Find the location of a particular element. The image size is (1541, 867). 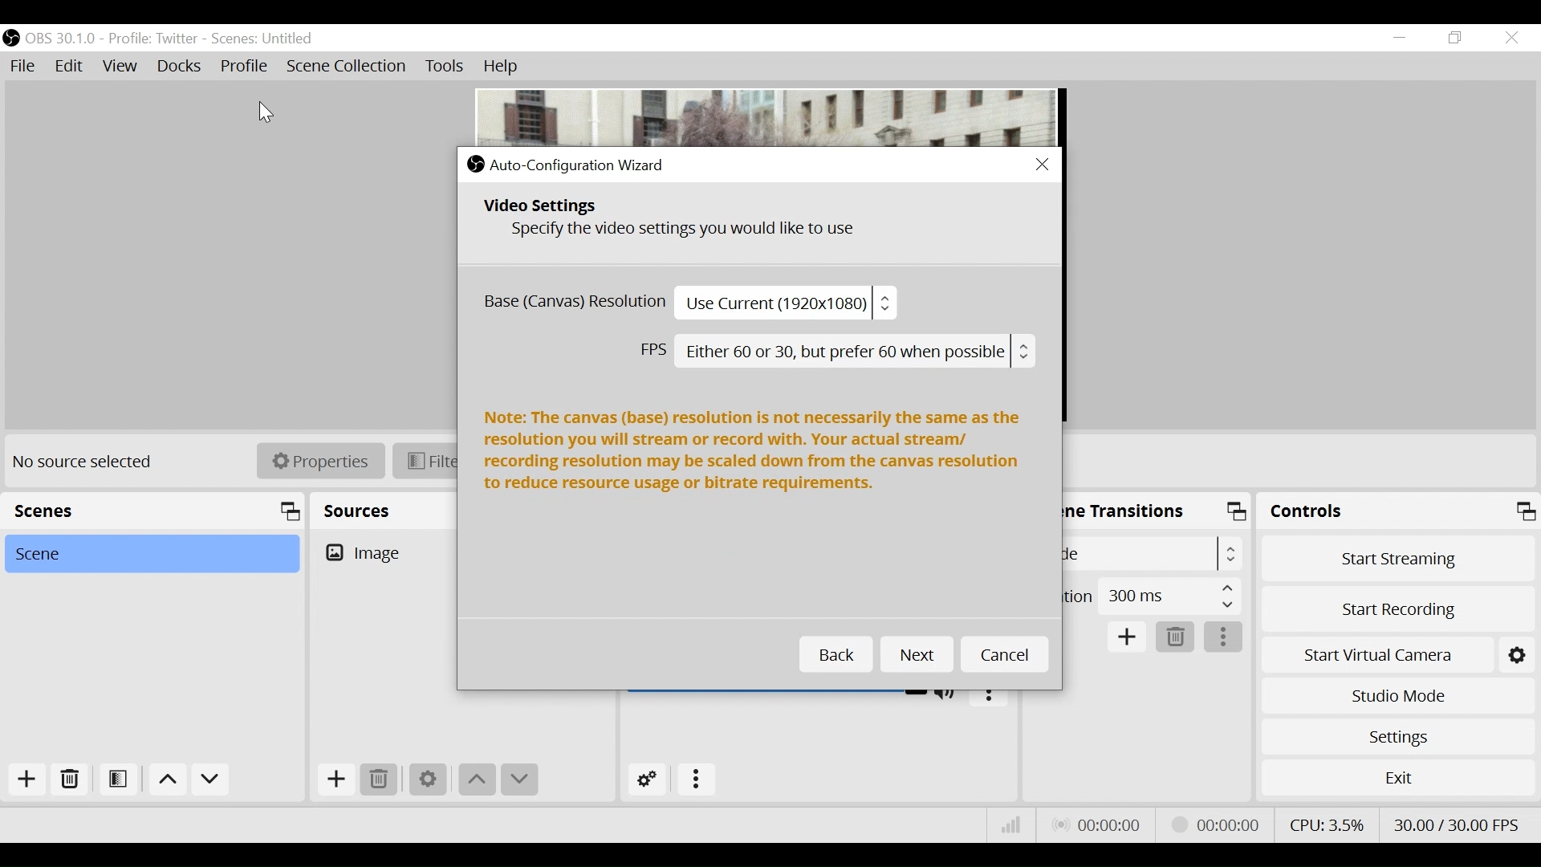

Sources is located at coordinates (357, 507).